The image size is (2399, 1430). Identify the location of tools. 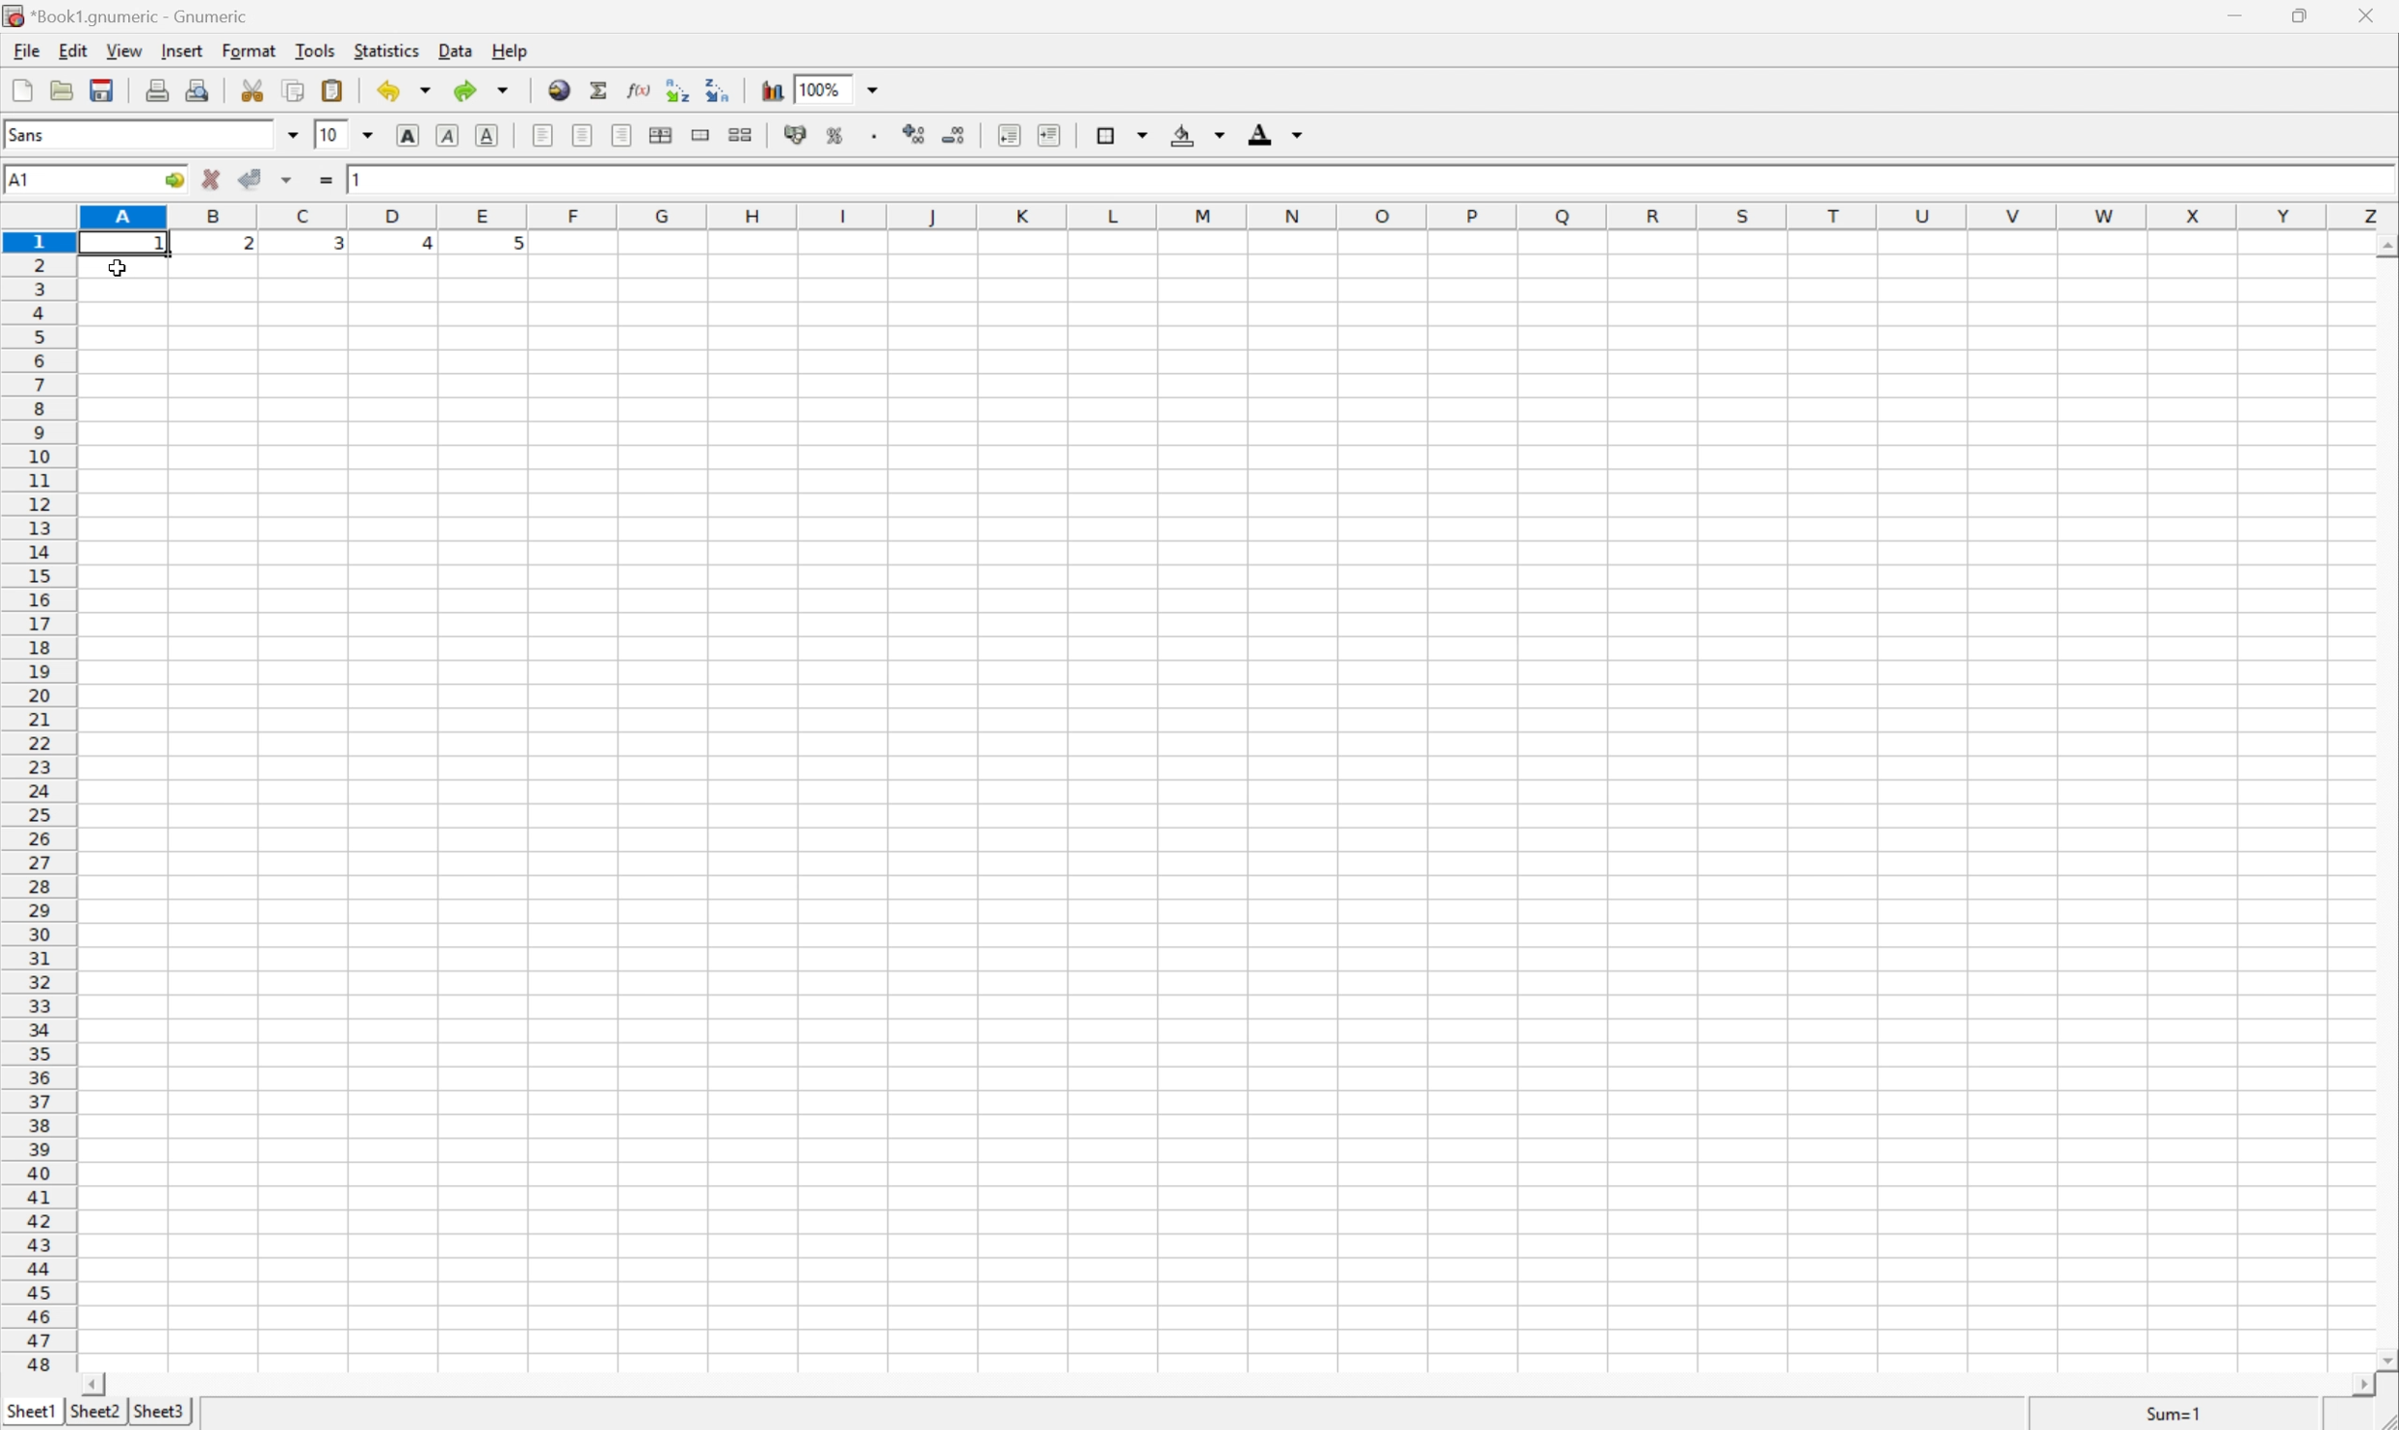
(316, 51).